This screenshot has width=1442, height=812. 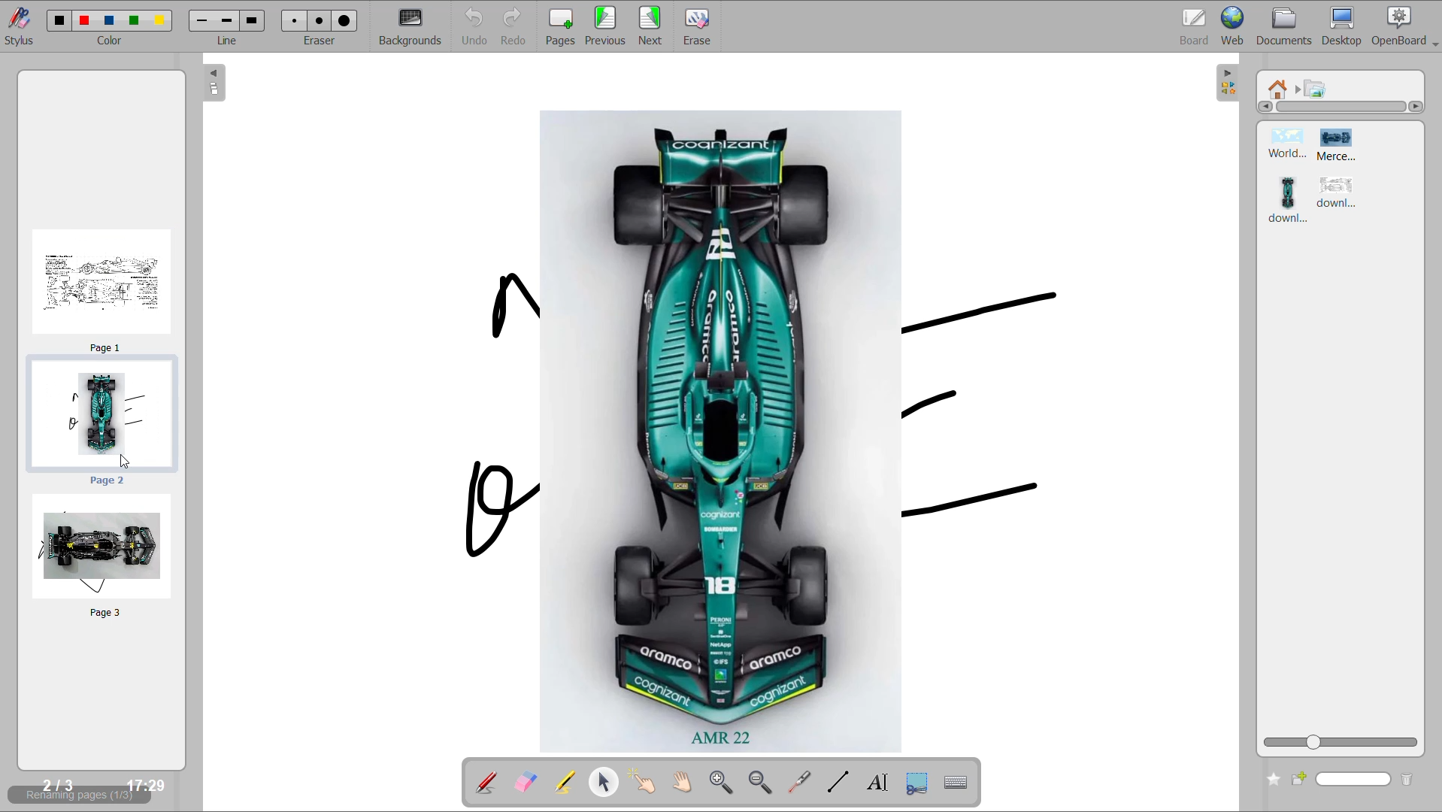 What do you see at coordinates (1283, 145) in the screenshot?
I see `image 1` at bounding box center [1283, 145].